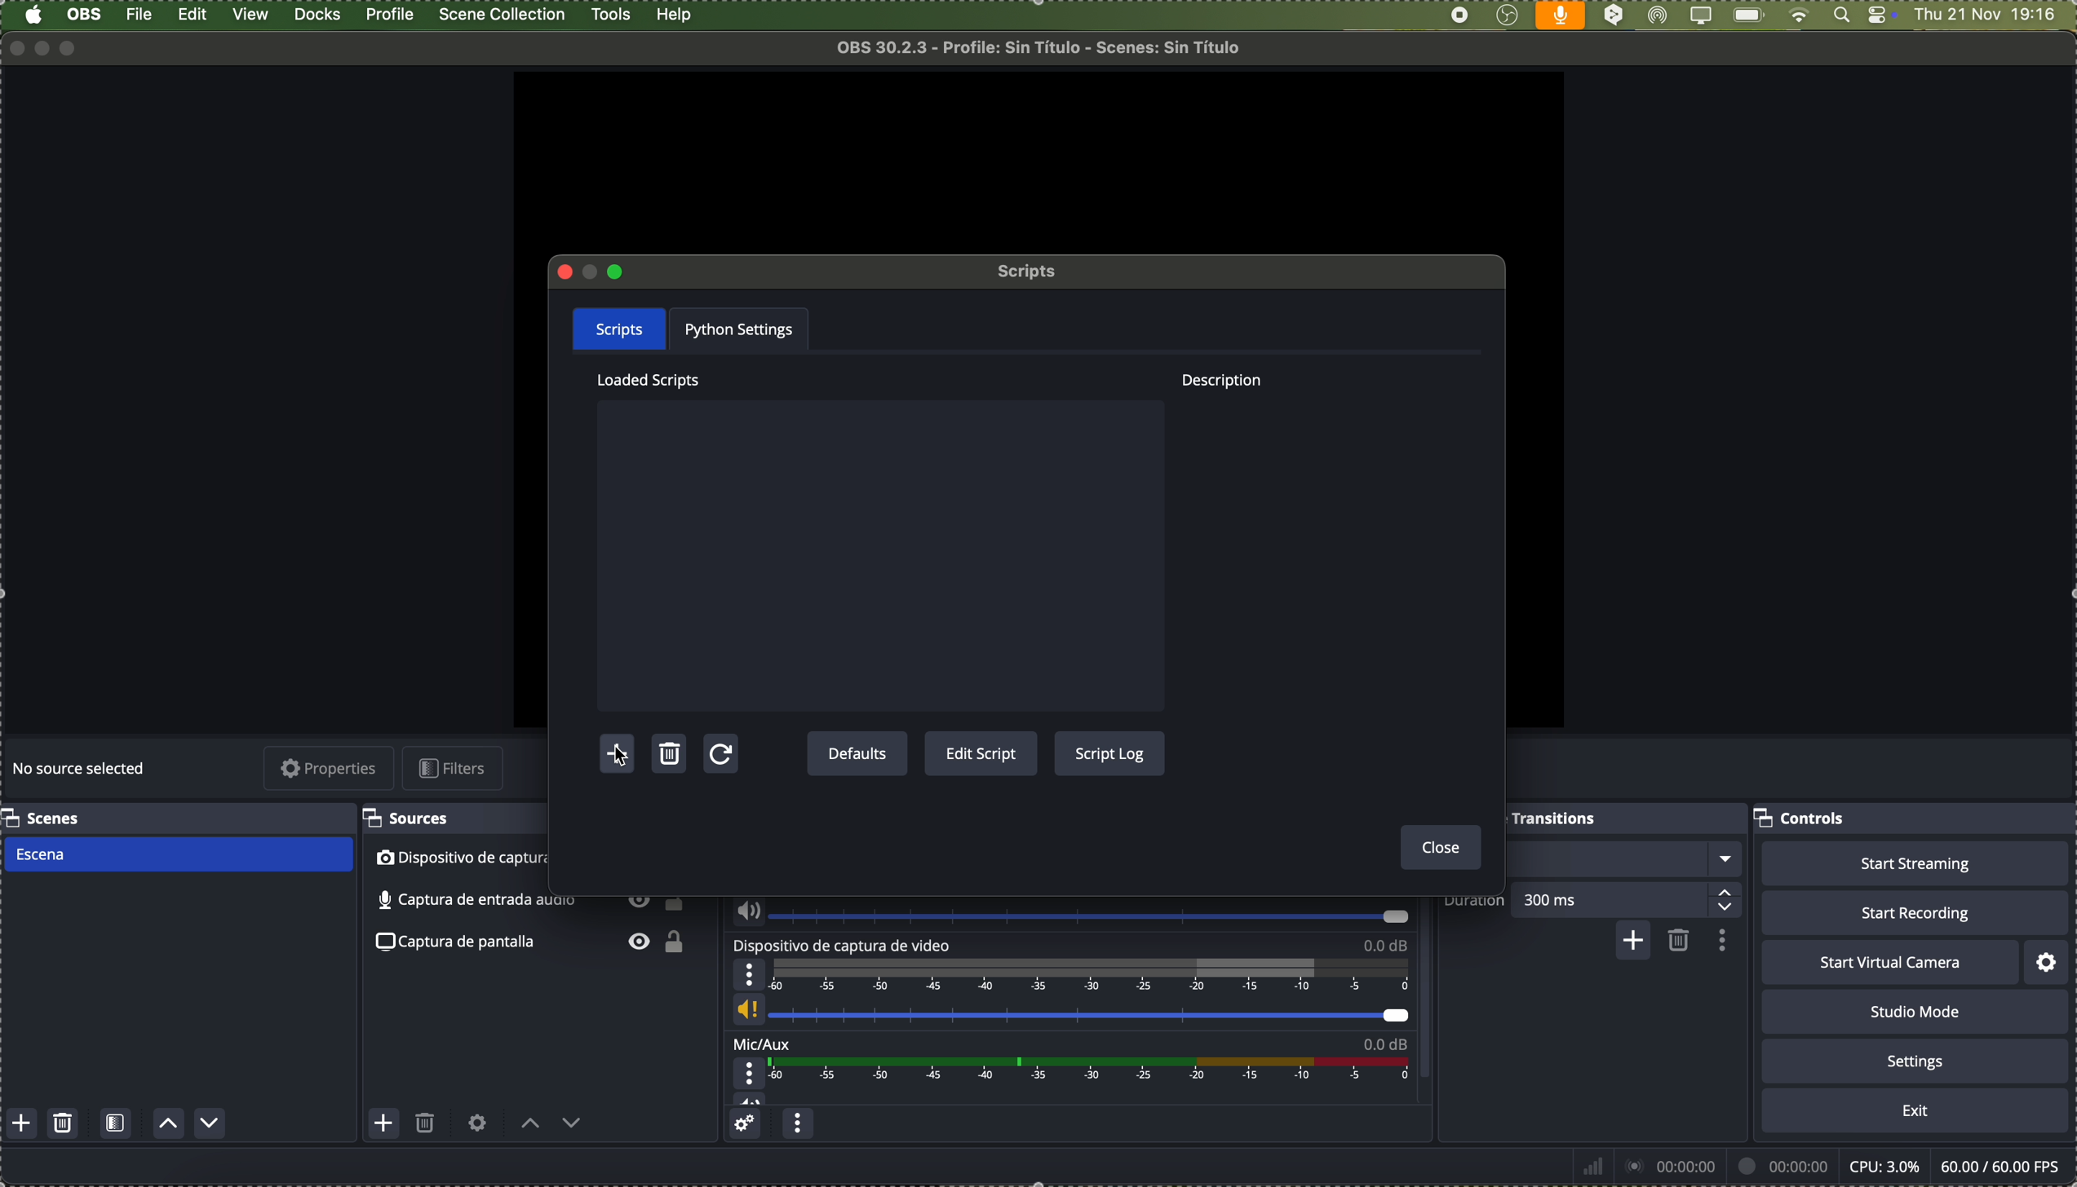  I want to click on edit, so click(193, 16).